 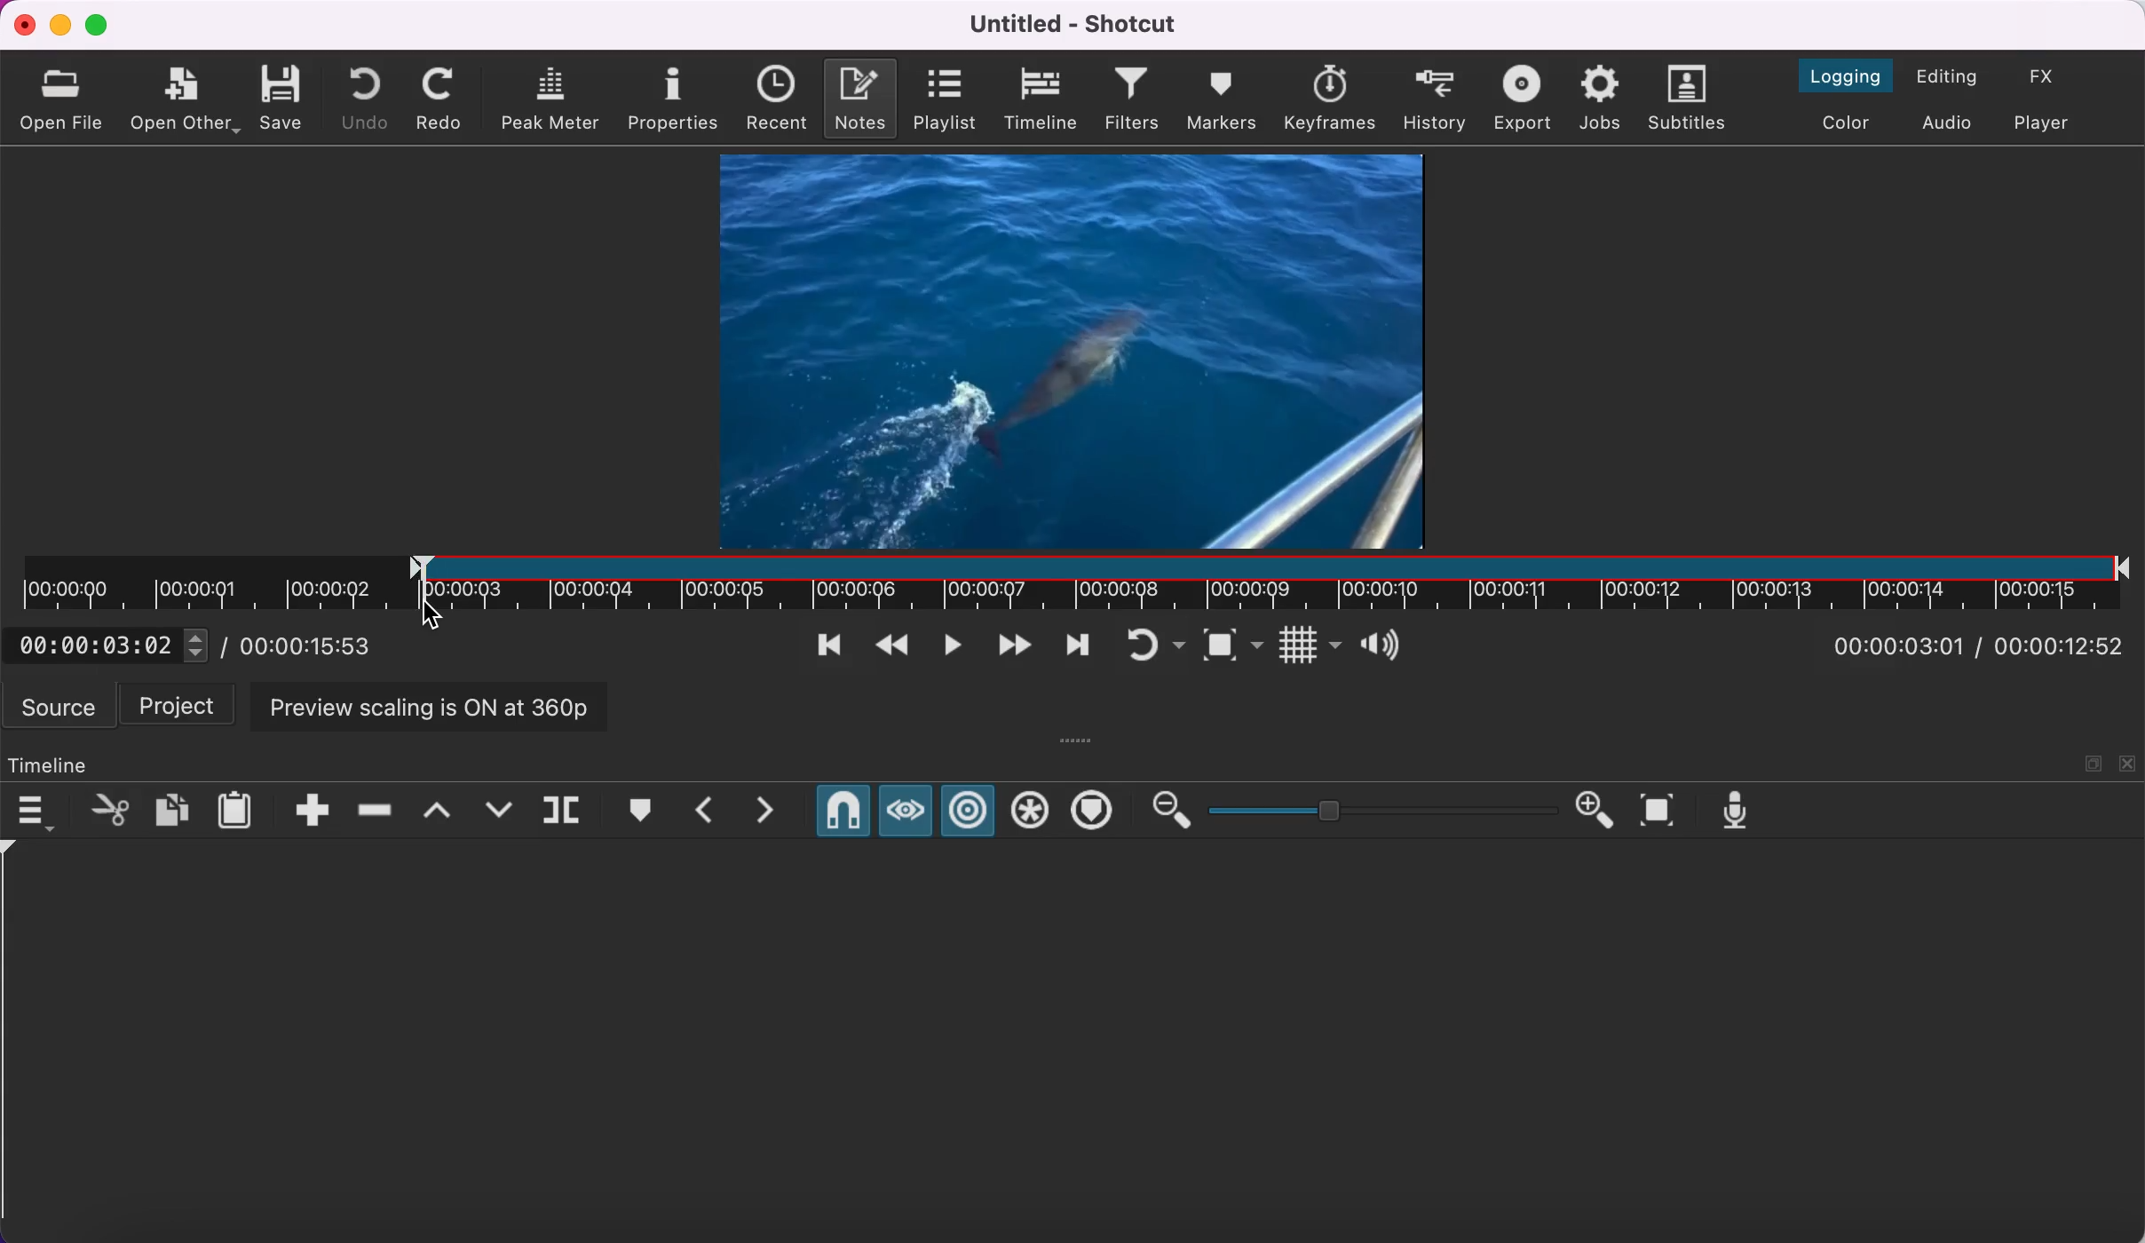 I want to click on total duration, so click(x=2067, y=648).